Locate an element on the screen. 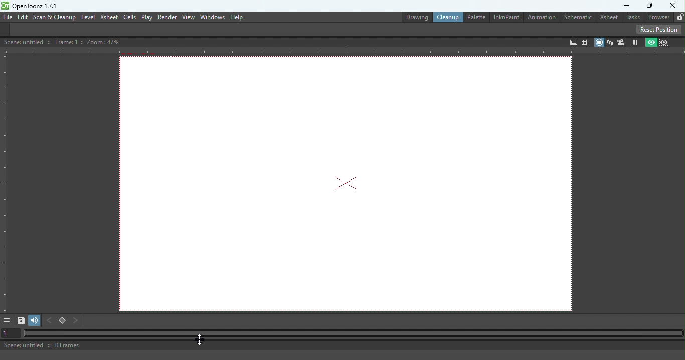 Image resolution: width=685 pixels, height=360 pixels. Edit is located at coordinates (22, 17).